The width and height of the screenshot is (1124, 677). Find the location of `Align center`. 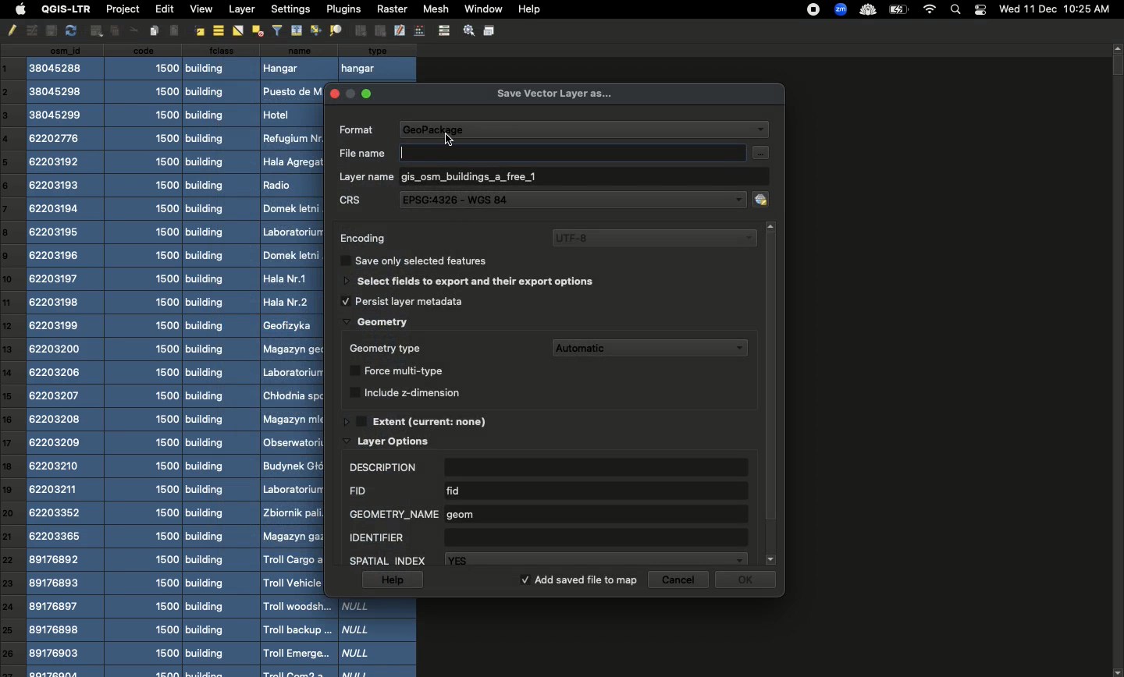

Align center is located at coordinates (217, 30).